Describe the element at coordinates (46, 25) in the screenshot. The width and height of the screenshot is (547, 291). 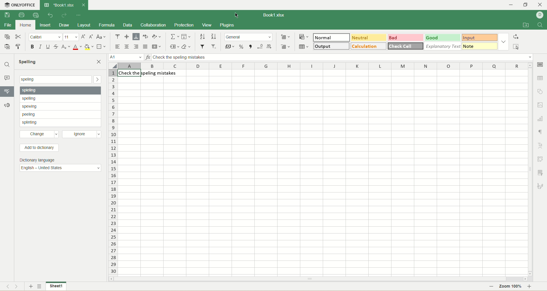
I see `insert` at that location.